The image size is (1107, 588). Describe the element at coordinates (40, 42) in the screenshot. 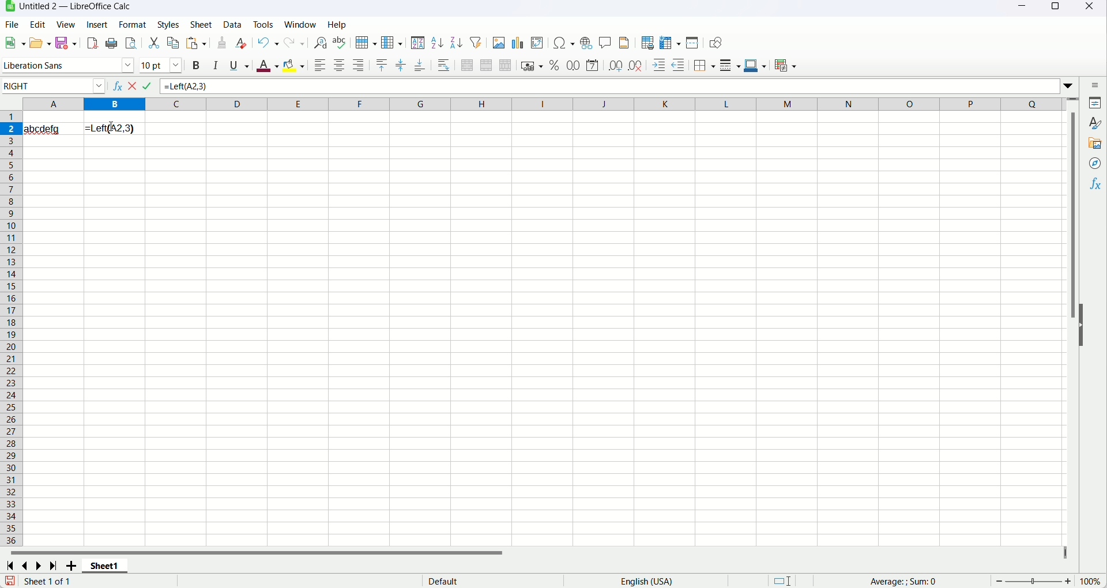

I see `open` at that location.